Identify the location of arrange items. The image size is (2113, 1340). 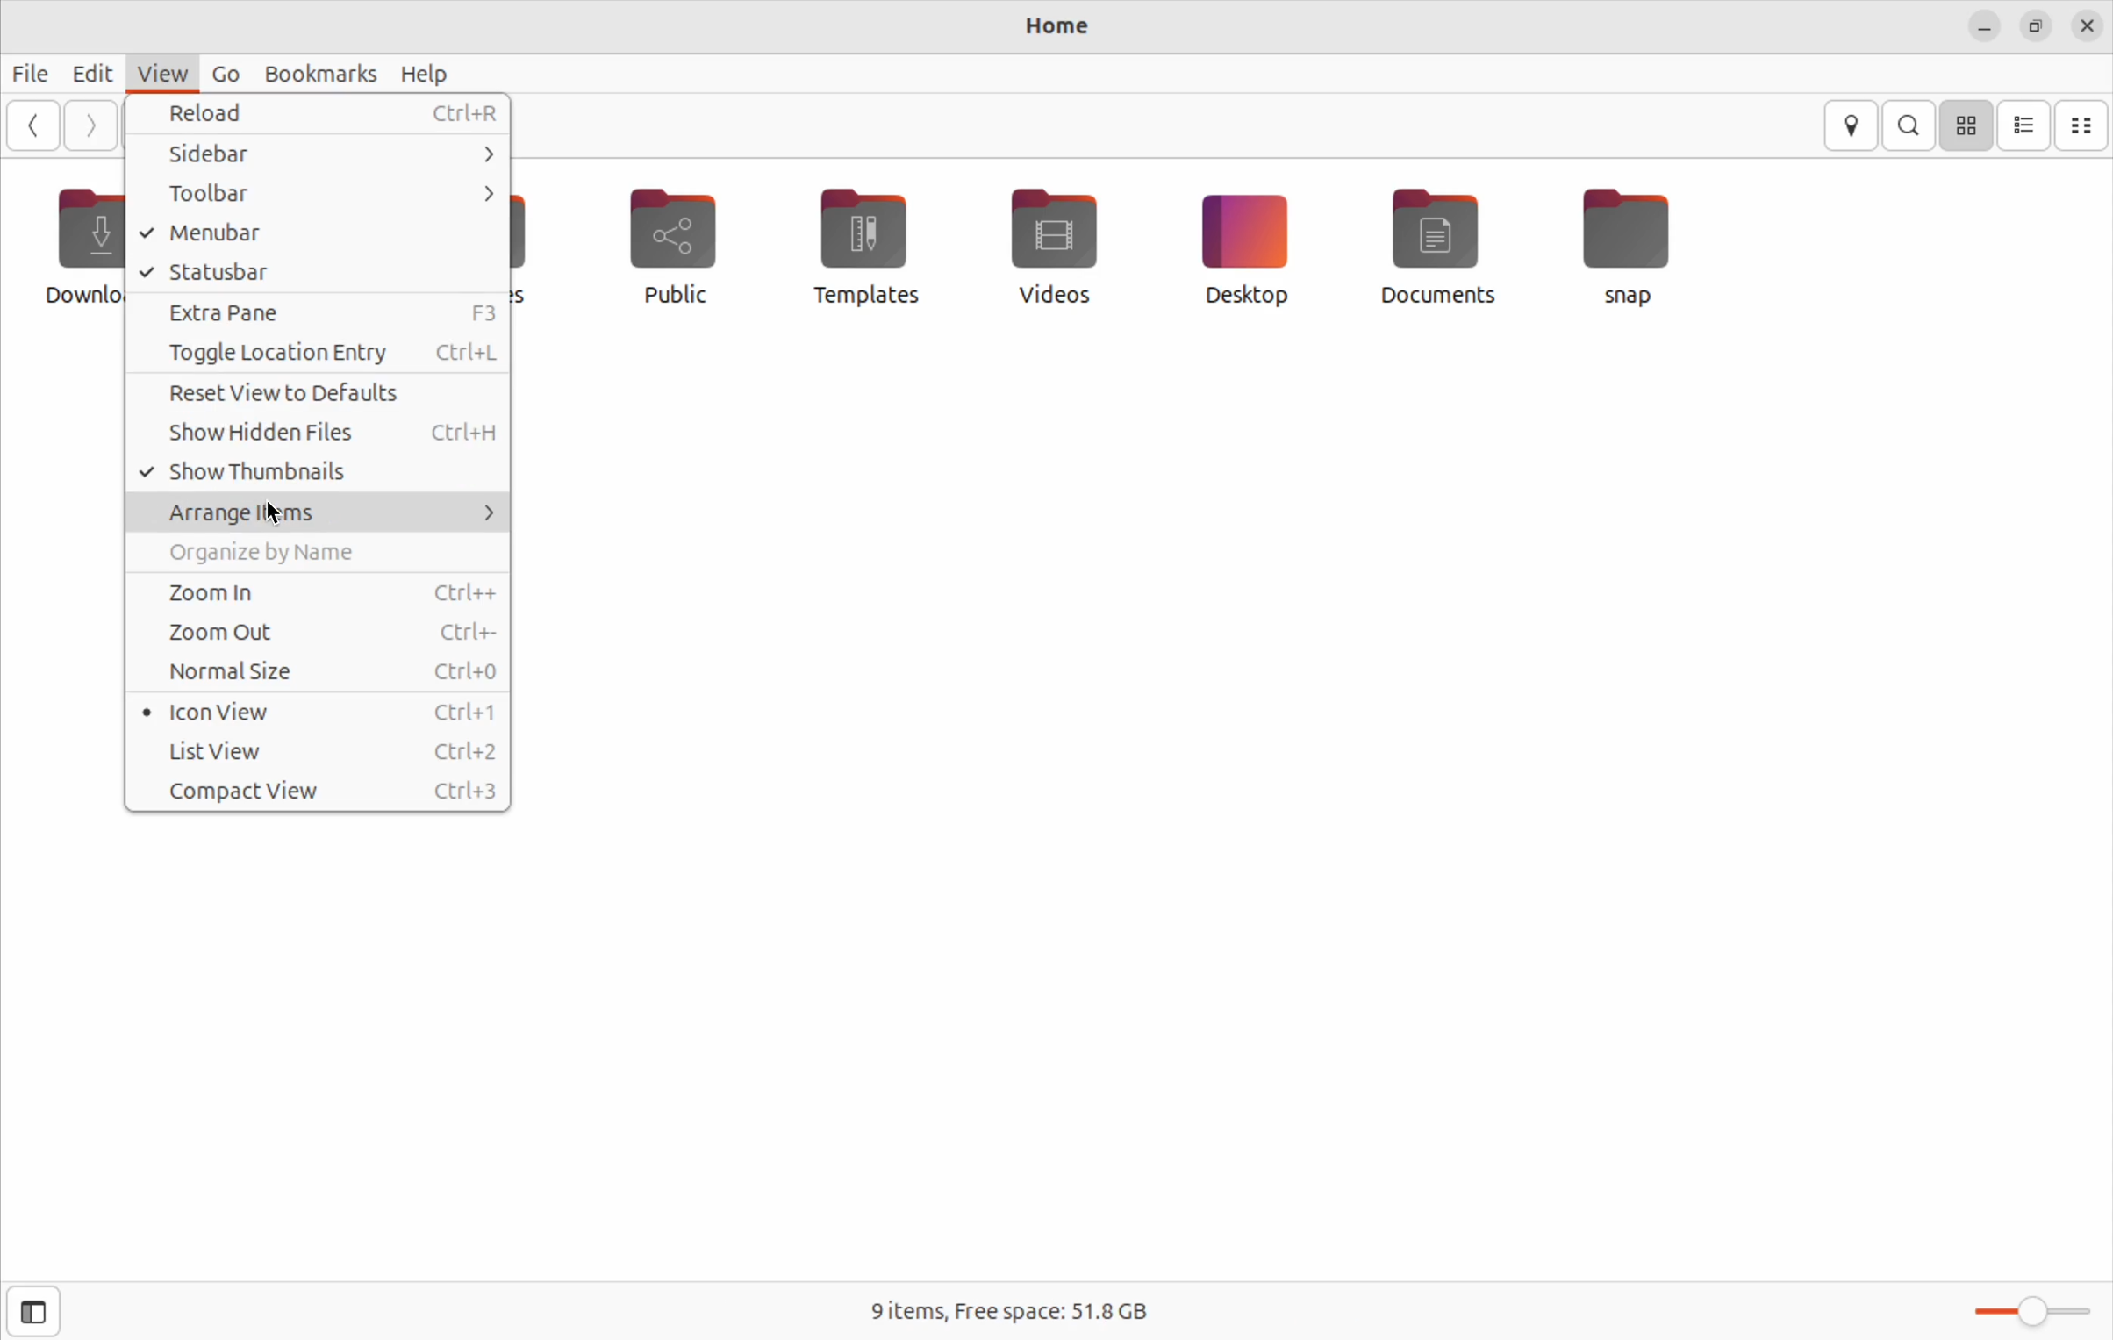
(320, 514).